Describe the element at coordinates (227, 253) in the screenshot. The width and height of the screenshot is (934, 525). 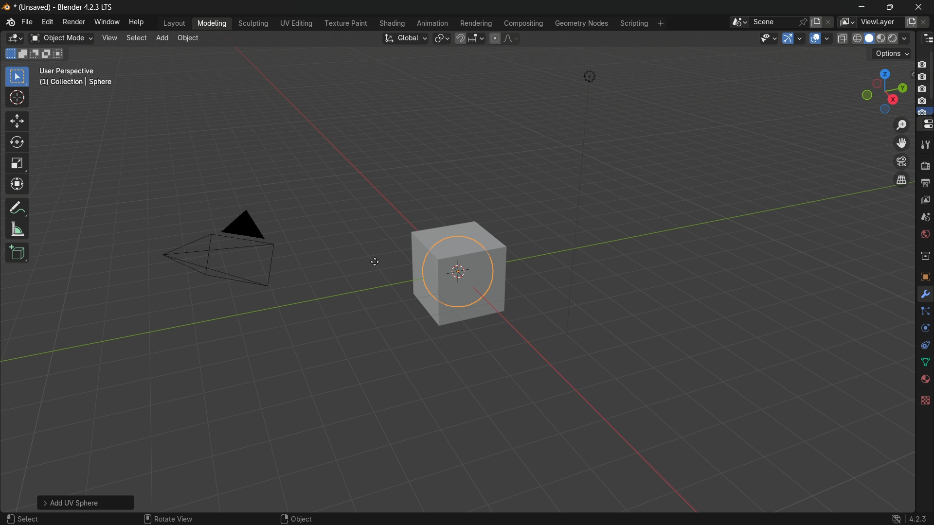
I see `camera` at that location.